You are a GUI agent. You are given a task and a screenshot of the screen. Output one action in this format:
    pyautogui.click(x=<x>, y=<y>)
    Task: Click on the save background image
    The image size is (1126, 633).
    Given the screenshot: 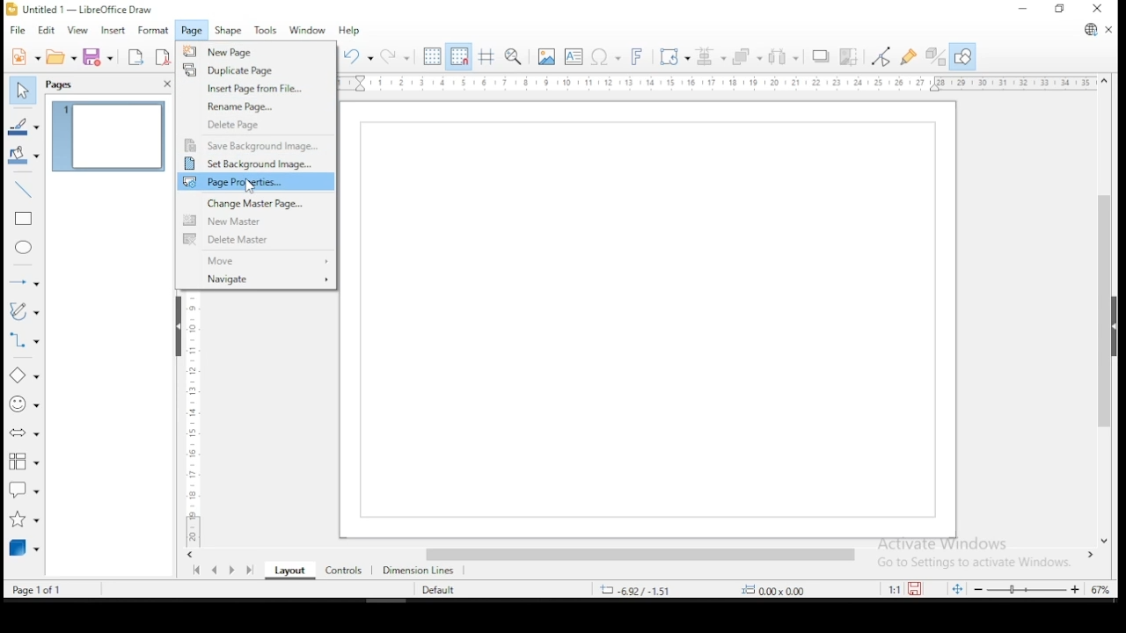 What is the action you would take?
    pyautogui.click(x=256, y=145)
    